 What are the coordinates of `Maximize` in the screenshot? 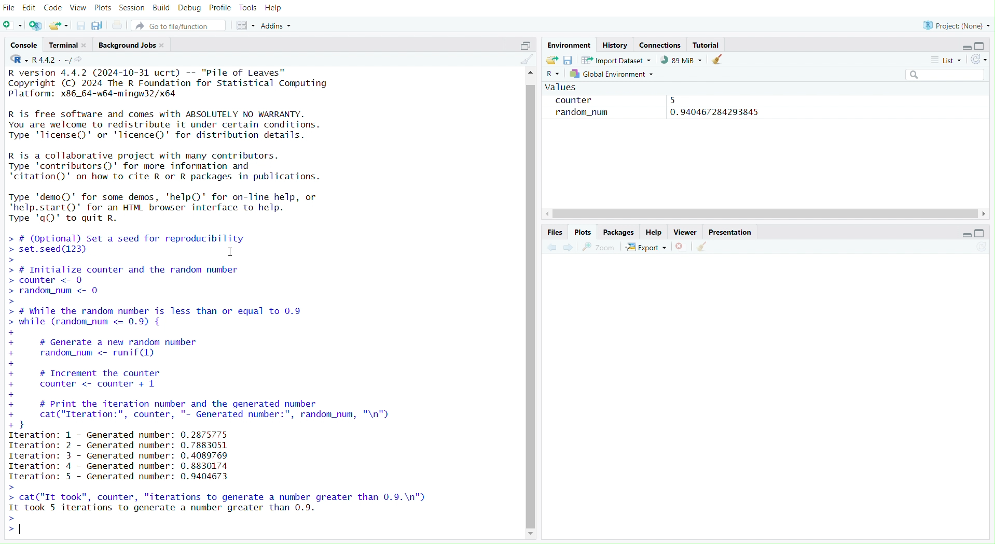 It's located at (978, 45).